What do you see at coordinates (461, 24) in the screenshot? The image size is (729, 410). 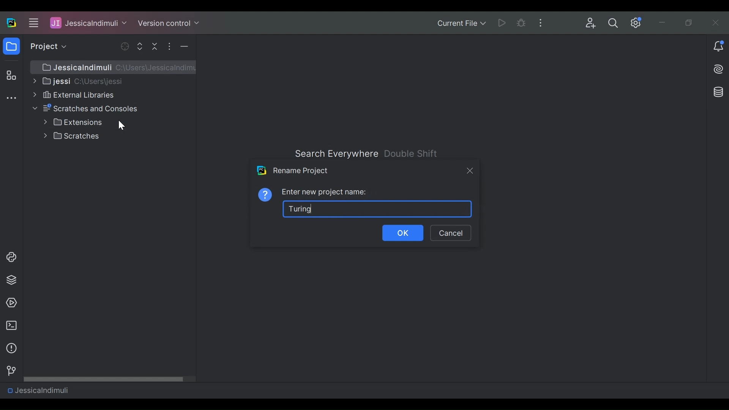 I see `Current File` at bounding box center [461, 24].